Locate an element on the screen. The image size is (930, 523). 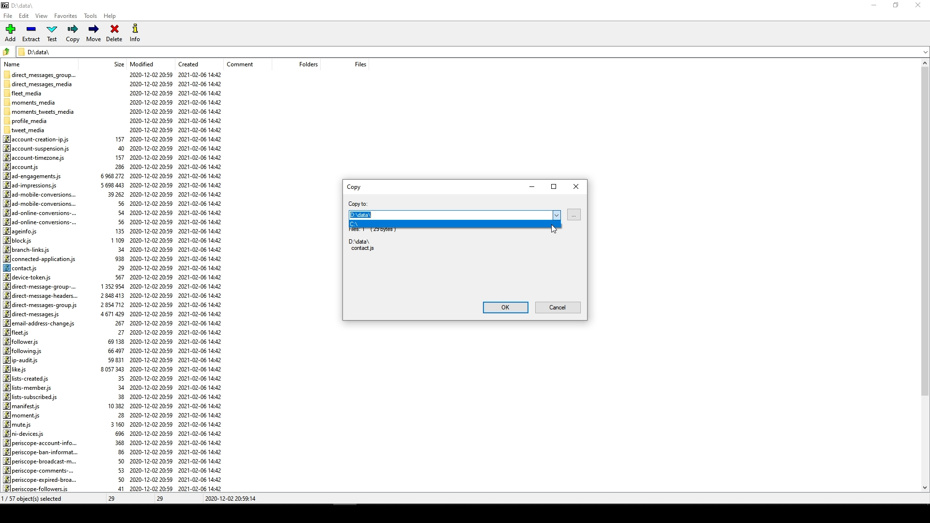
moments_media is located at coordinates (33, 101).